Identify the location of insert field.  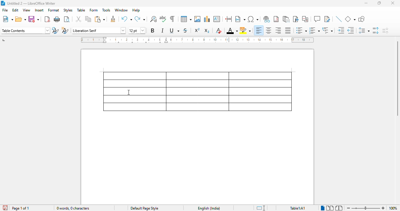
(240, 19).